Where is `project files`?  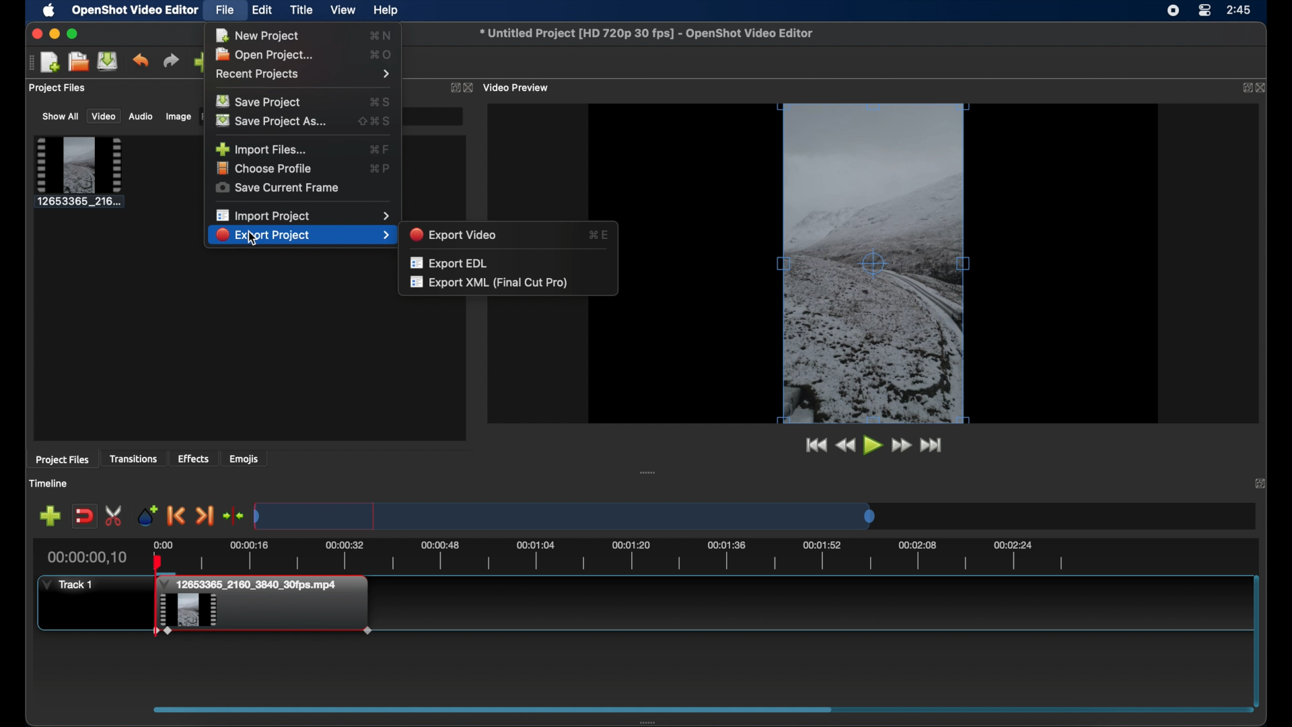 project files is located at coordinates (63, 460).